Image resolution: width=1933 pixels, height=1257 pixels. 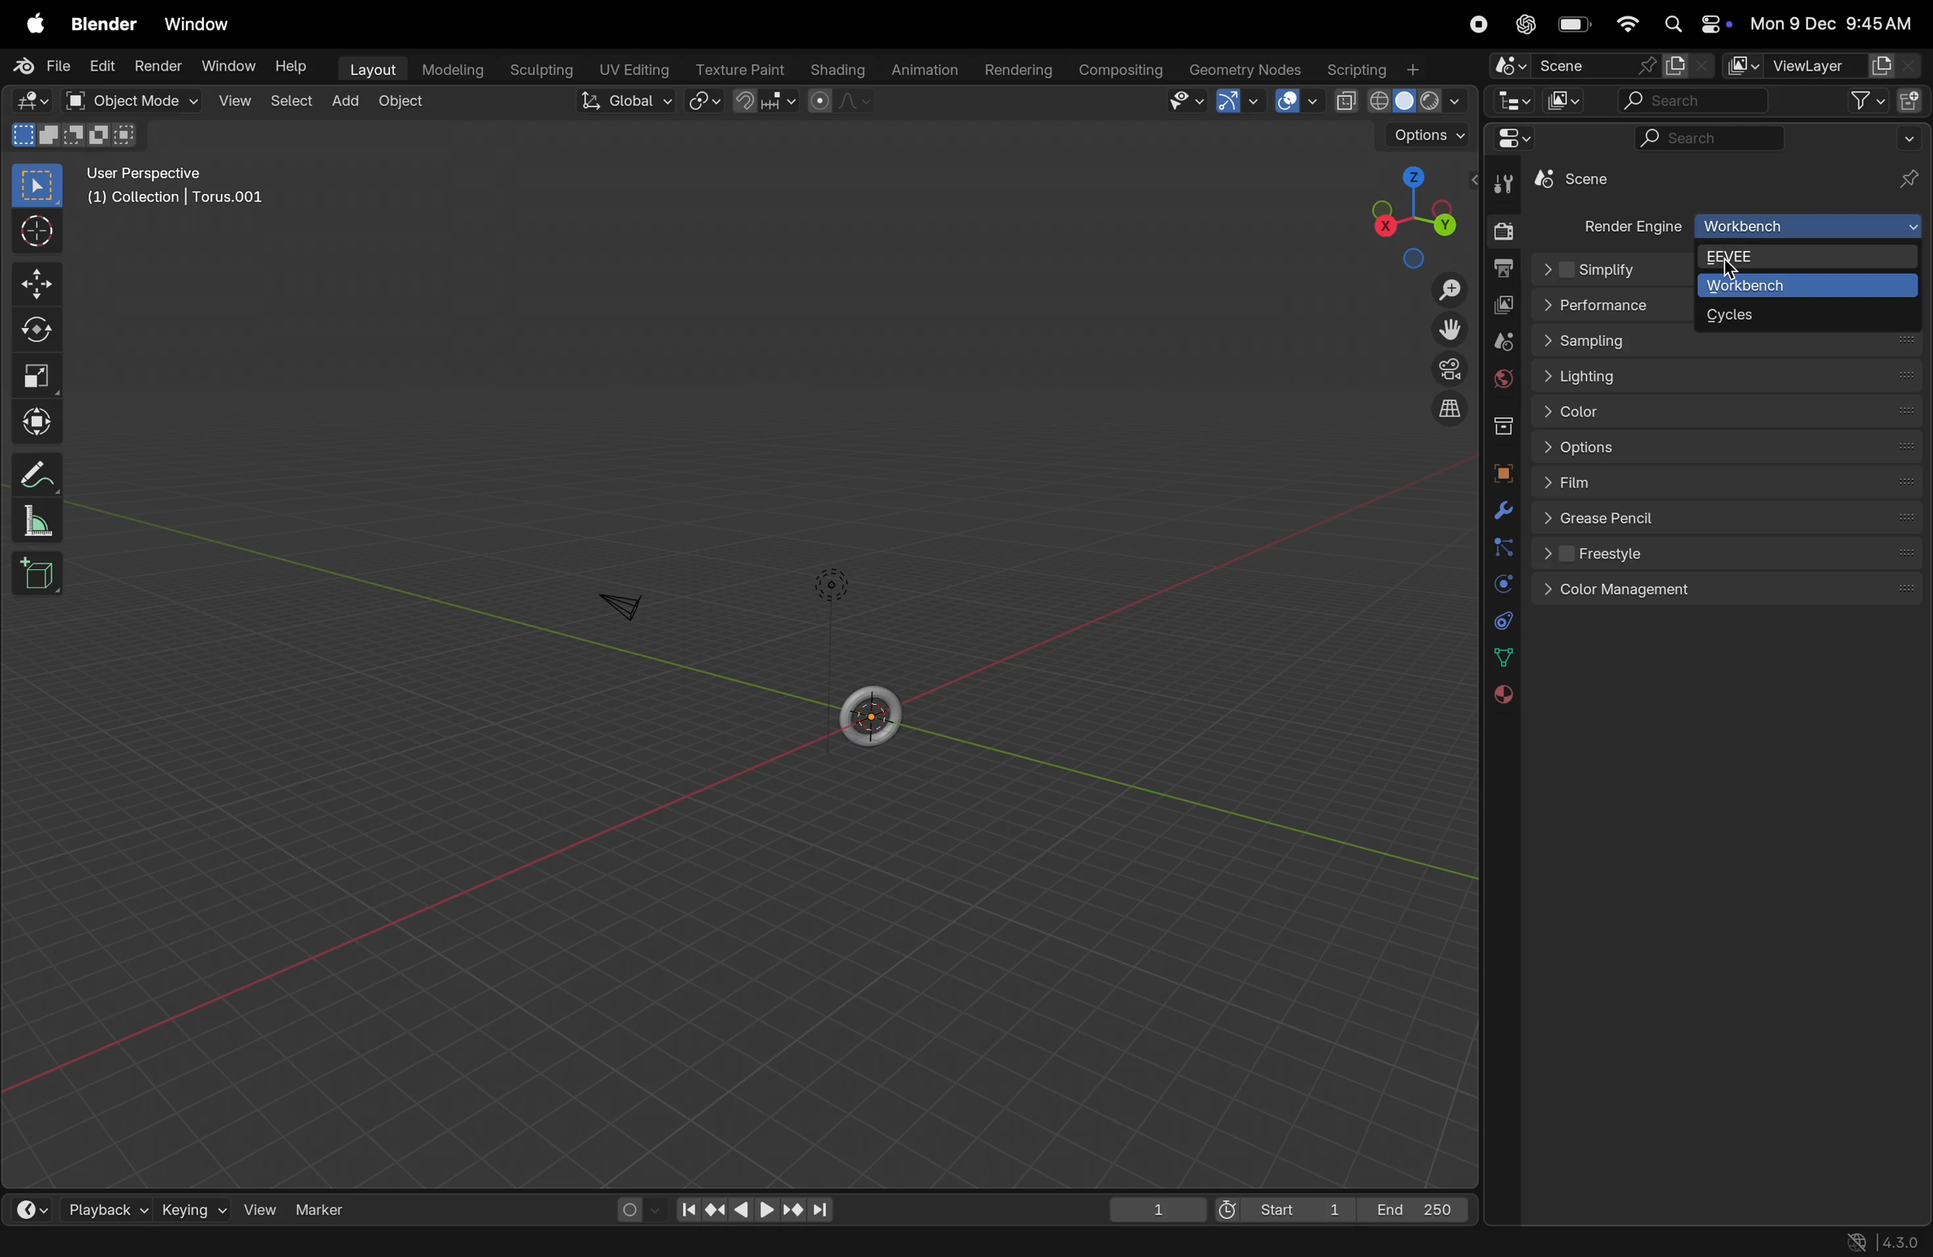 I want to click on user perspective, so click(x=180, y=184).